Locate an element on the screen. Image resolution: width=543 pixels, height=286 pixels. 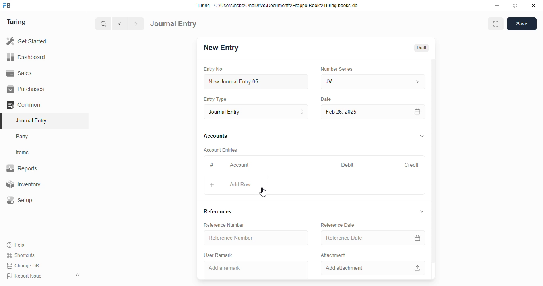
cursor is located at coordinates (263, 192).